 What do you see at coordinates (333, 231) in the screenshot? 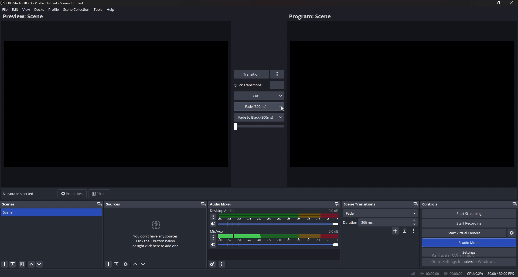
I see `mic/aux sound` at bounding box center [333, 231].